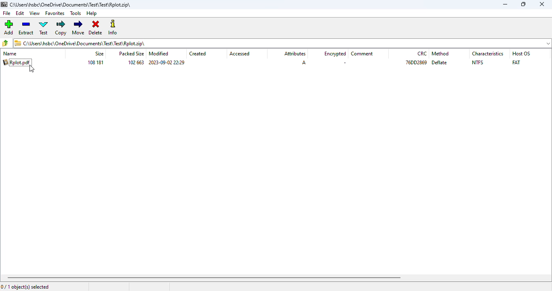  I want to click on 0/1 object(s) selected, so click(25, 287).